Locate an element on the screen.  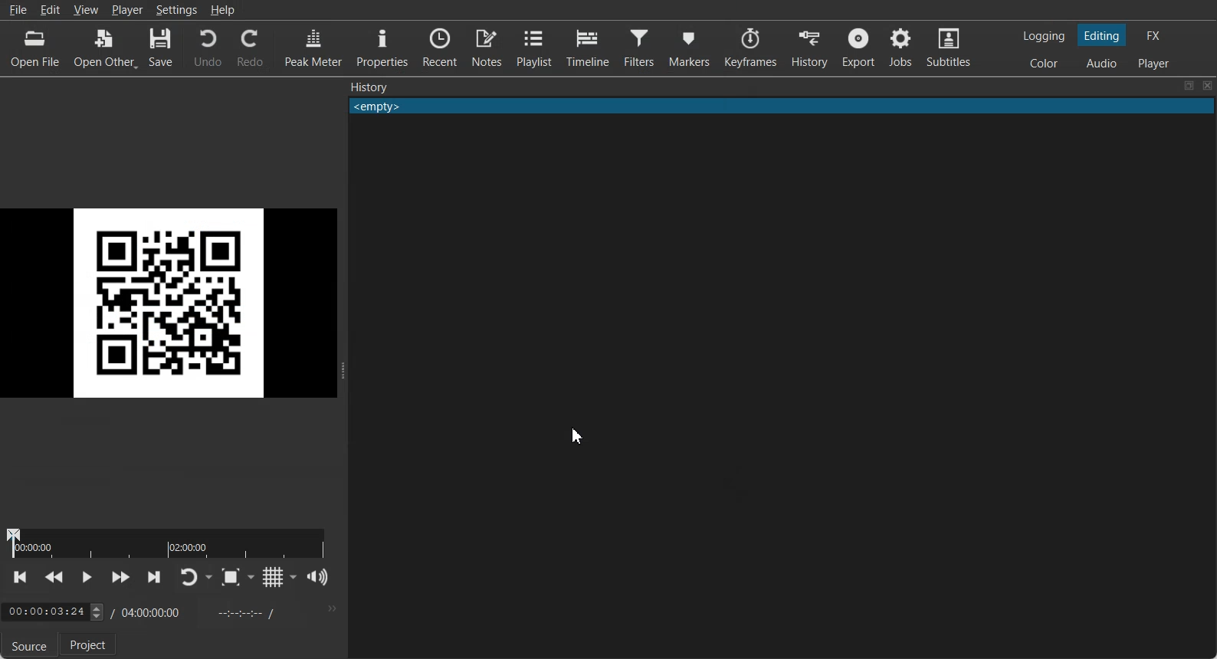
Keyframes is located at coordinates (752, 48).